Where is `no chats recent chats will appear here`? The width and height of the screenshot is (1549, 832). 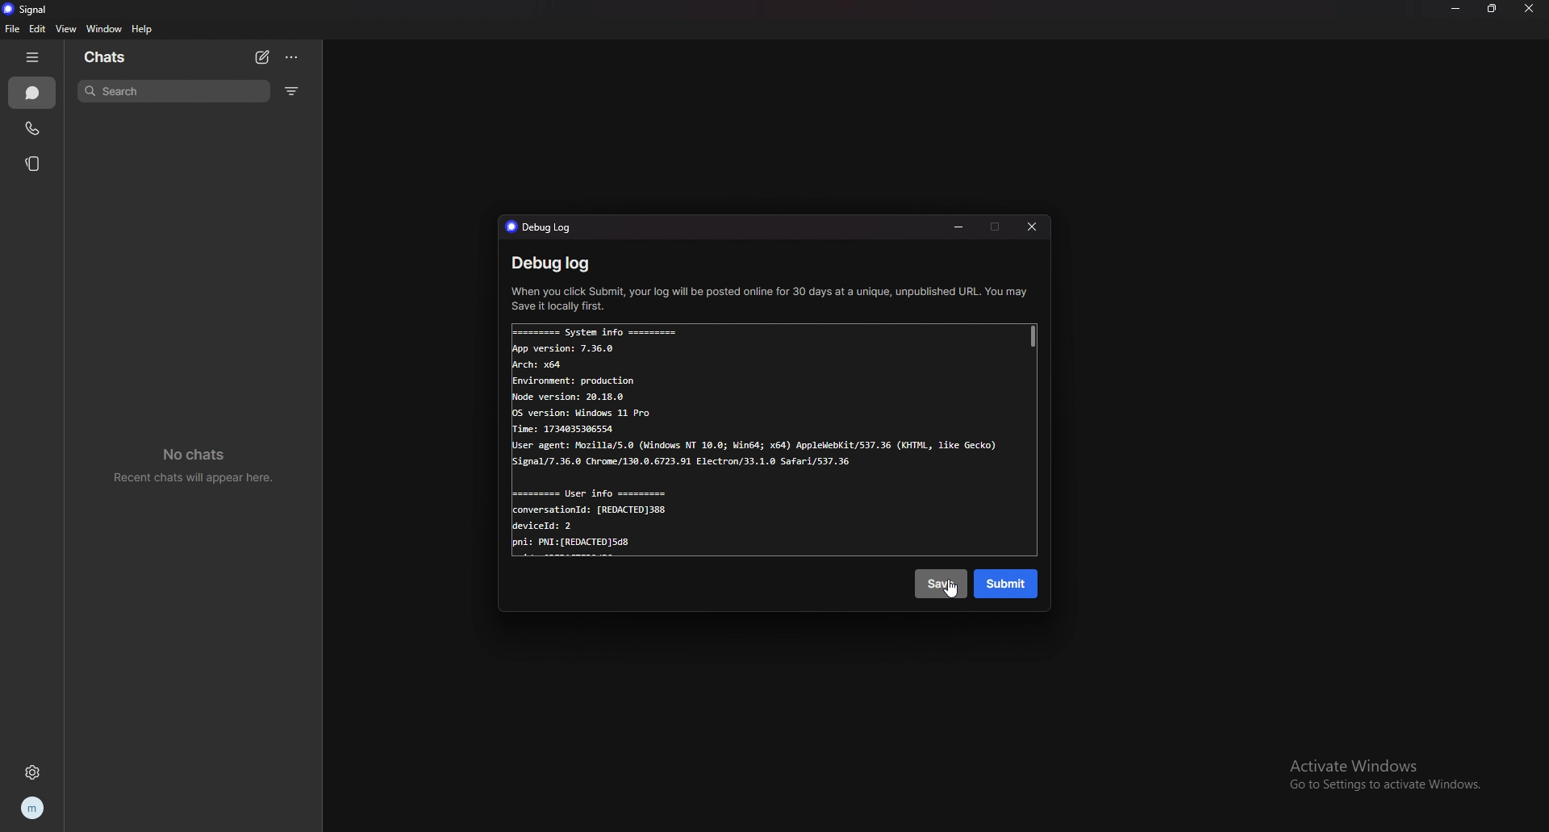 no chats recent chats will appear here is located at coordinates (199, 467).